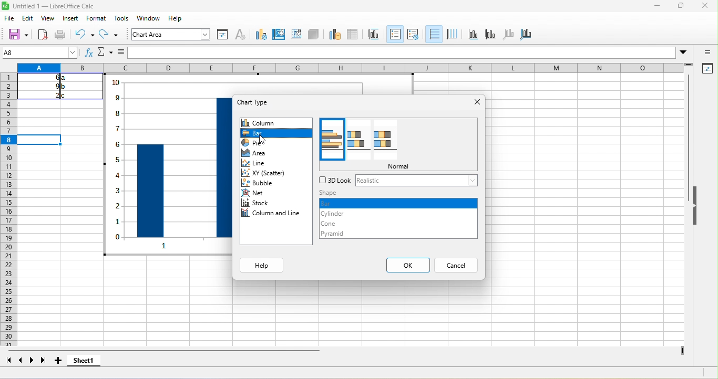 The height and width of the screenshot is (379, 718). Describe the element at coordinates (258, 145) in the screenshot. I see `pie` at that location.